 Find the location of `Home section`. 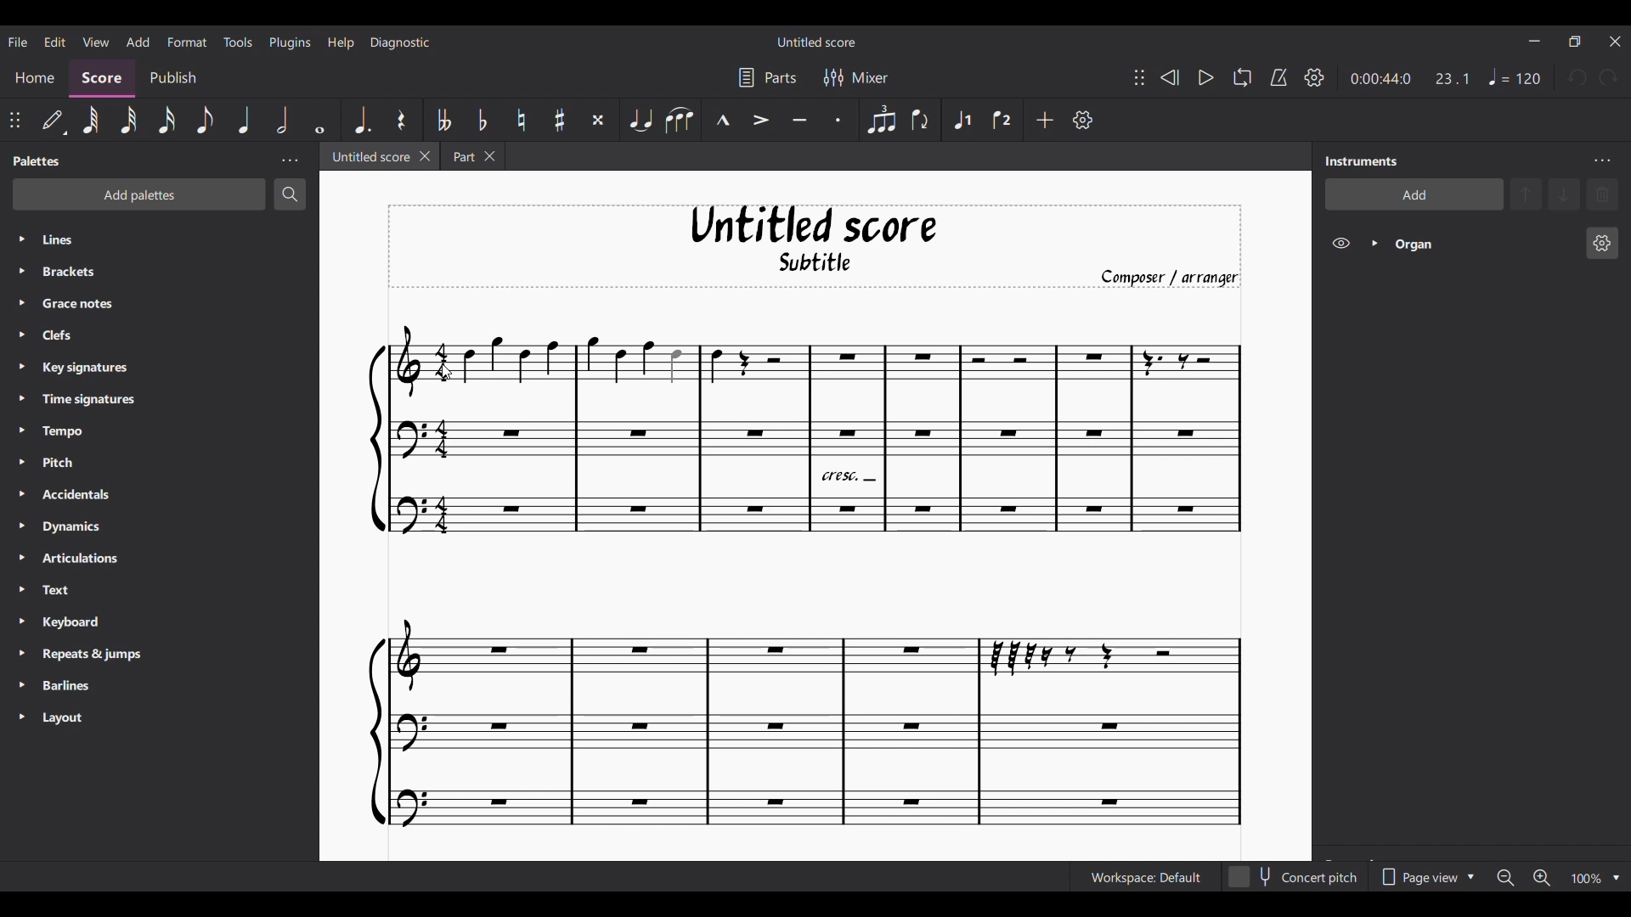

Home section is located at coordinates (34, 78).